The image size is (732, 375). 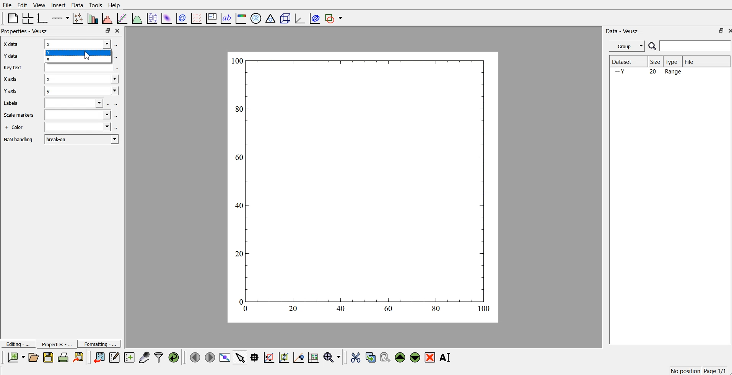 What do you see at coordinates (137, 18) in the screenshot?
I see `plot a function` at bounding box center [137, 18].